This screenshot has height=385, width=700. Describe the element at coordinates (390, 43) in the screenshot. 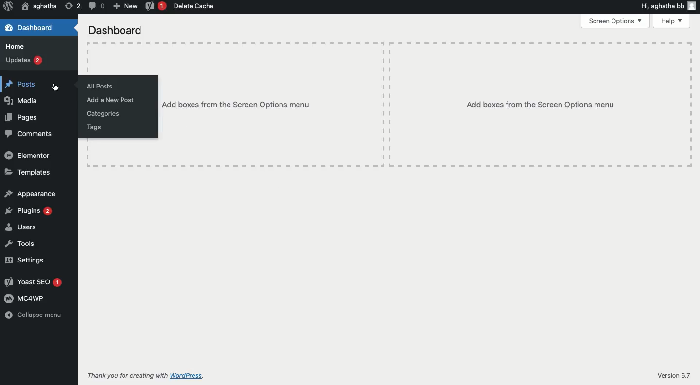

I see `Table line` at that location.